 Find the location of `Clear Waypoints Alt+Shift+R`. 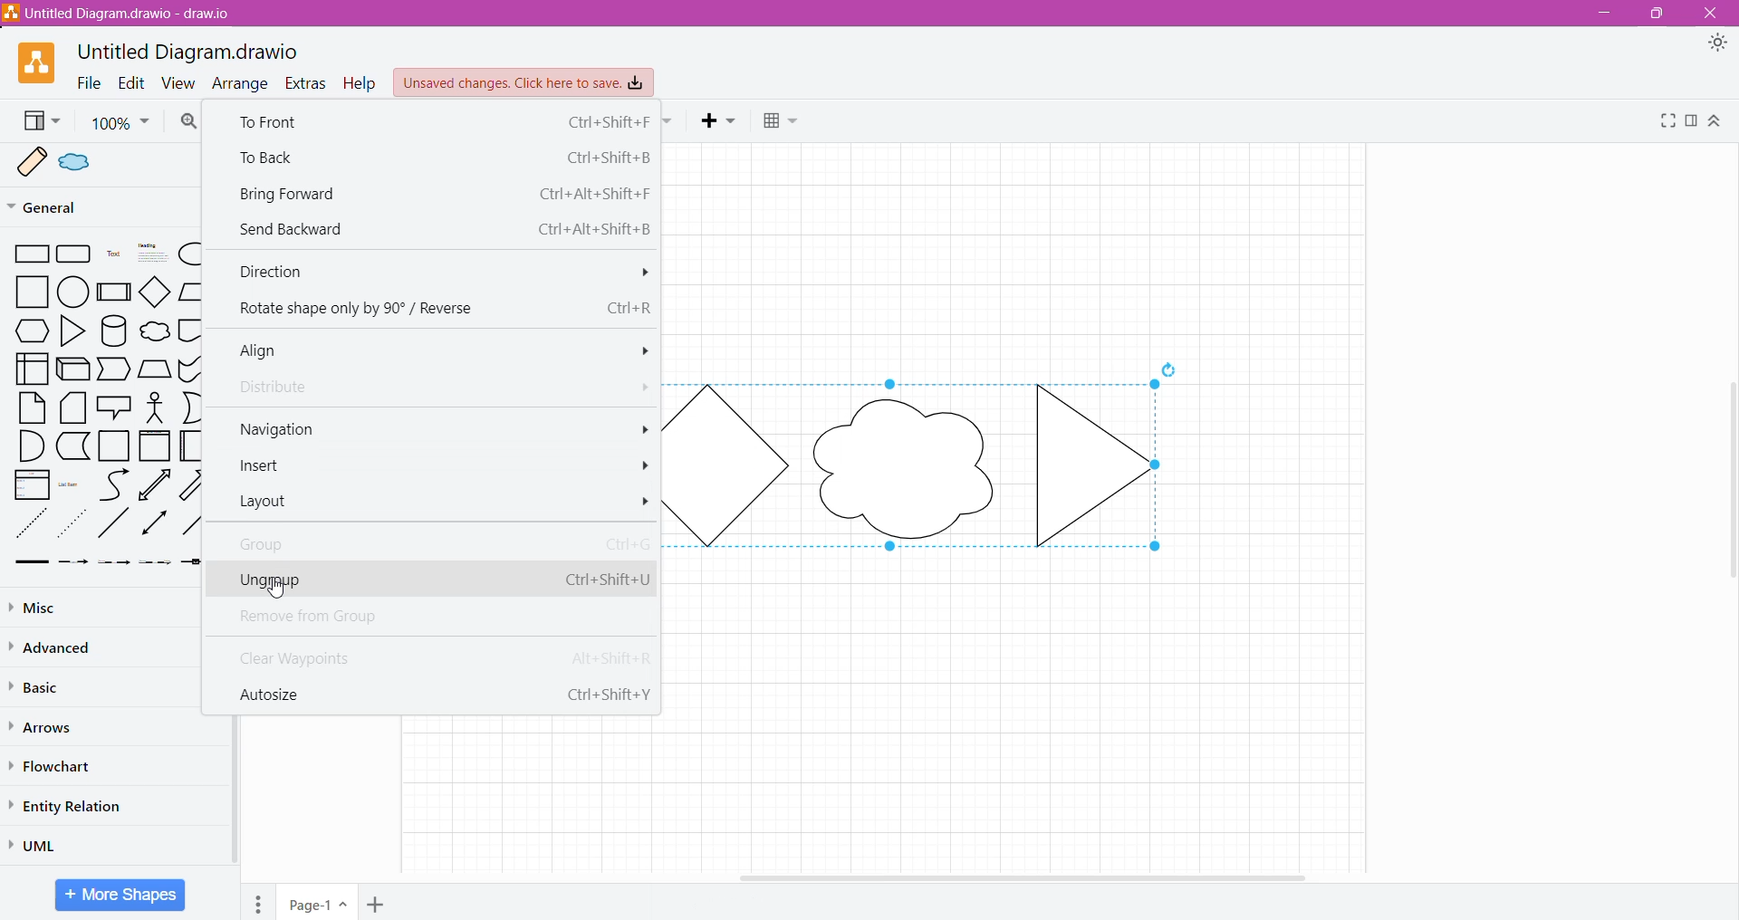

Clear Waypoints Alt+Shift+R is located at coordinates (445, 659).